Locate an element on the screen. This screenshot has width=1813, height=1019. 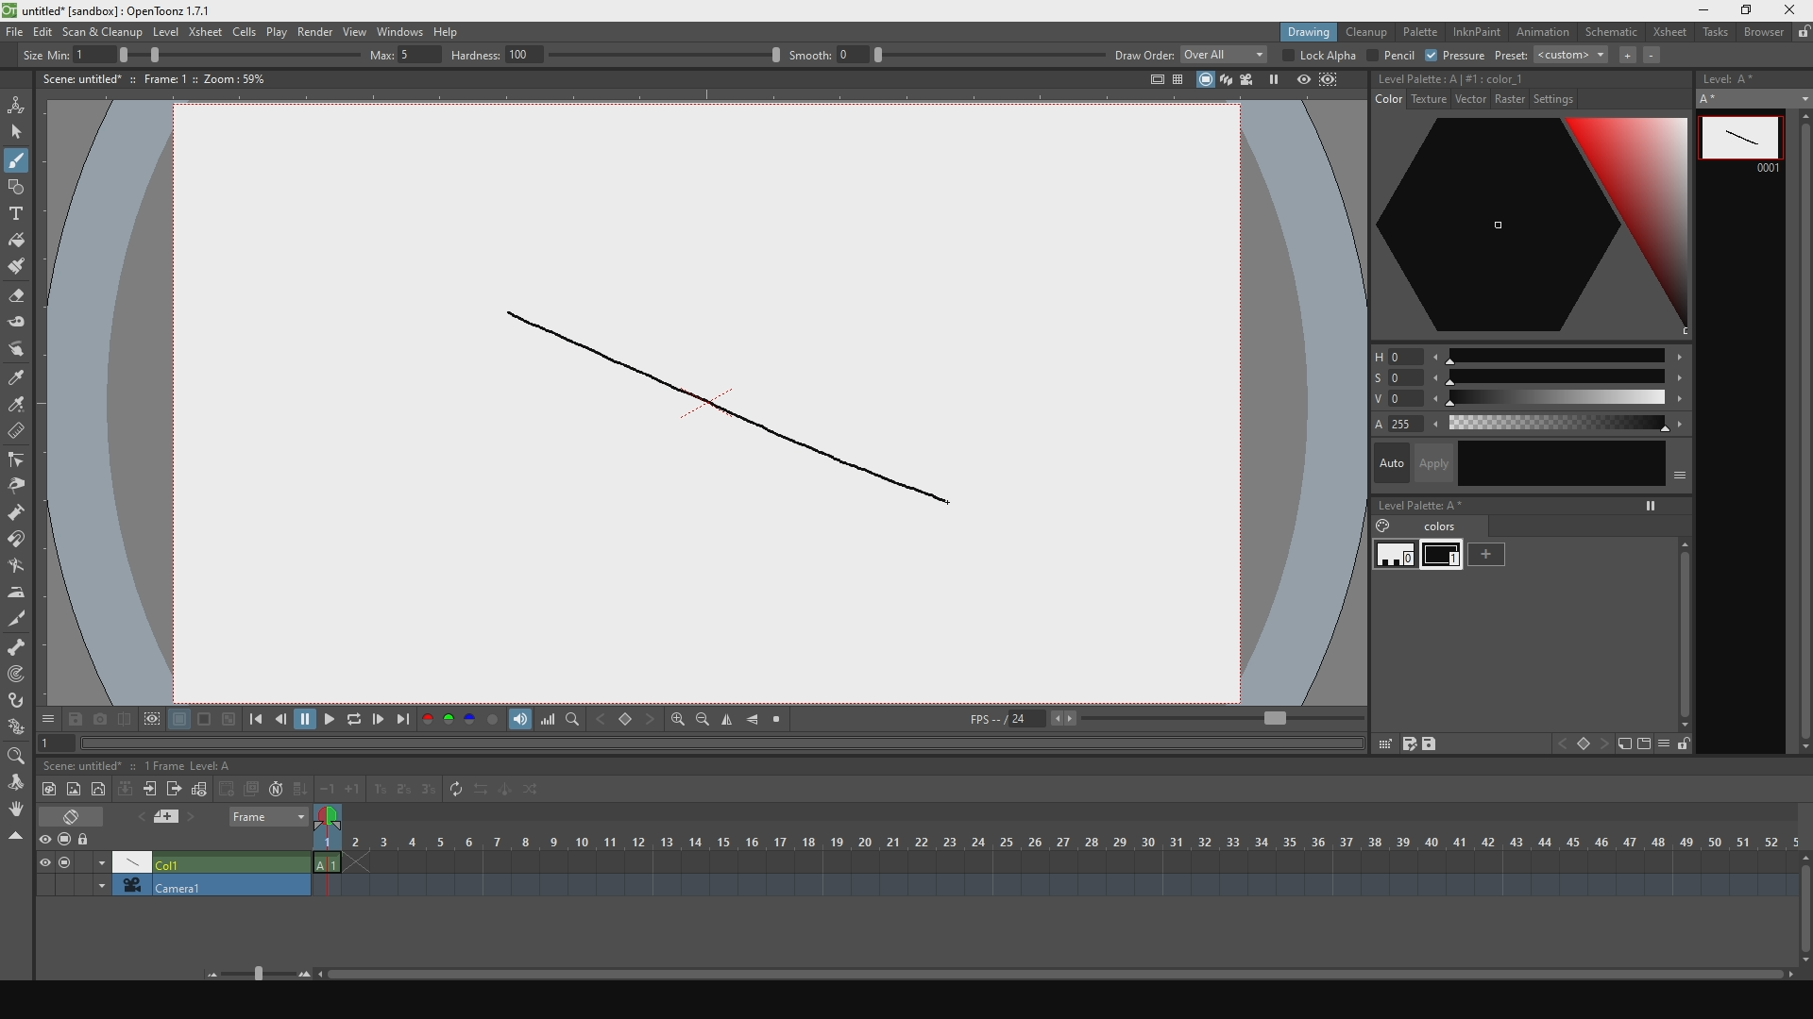
define region is located at coordinates (151, 722).